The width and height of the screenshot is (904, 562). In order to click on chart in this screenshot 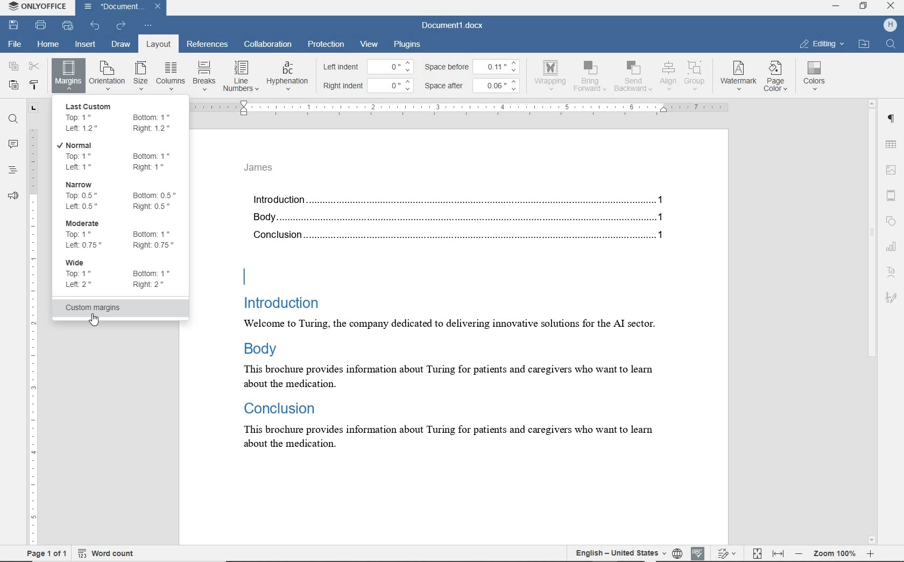, I will do `click(893, 249)`.